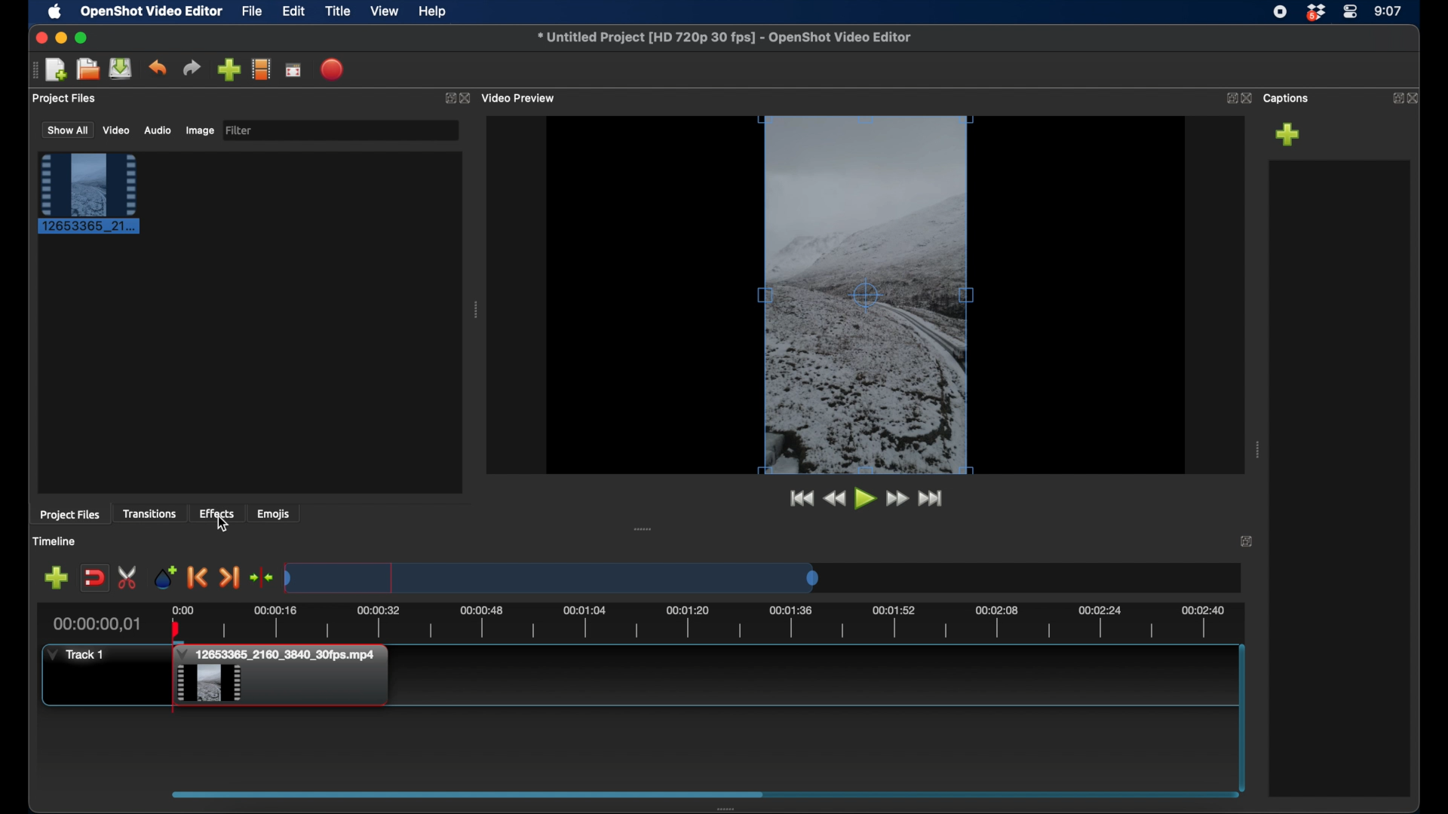  What do you see at coordinates (1247, 543) in the screenshot?
I see `expand` at bounding box center [1247, 543].